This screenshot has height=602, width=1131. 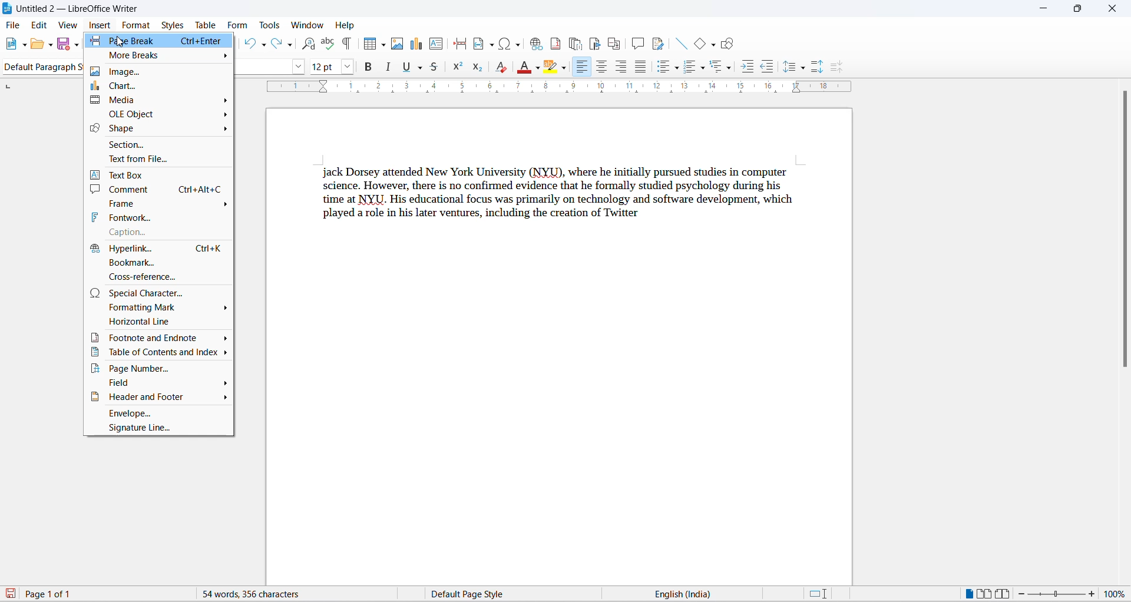 What do you see at coordinates (277, 42) in the screenshot?
I see `redo` at bounding box center [277, 42].